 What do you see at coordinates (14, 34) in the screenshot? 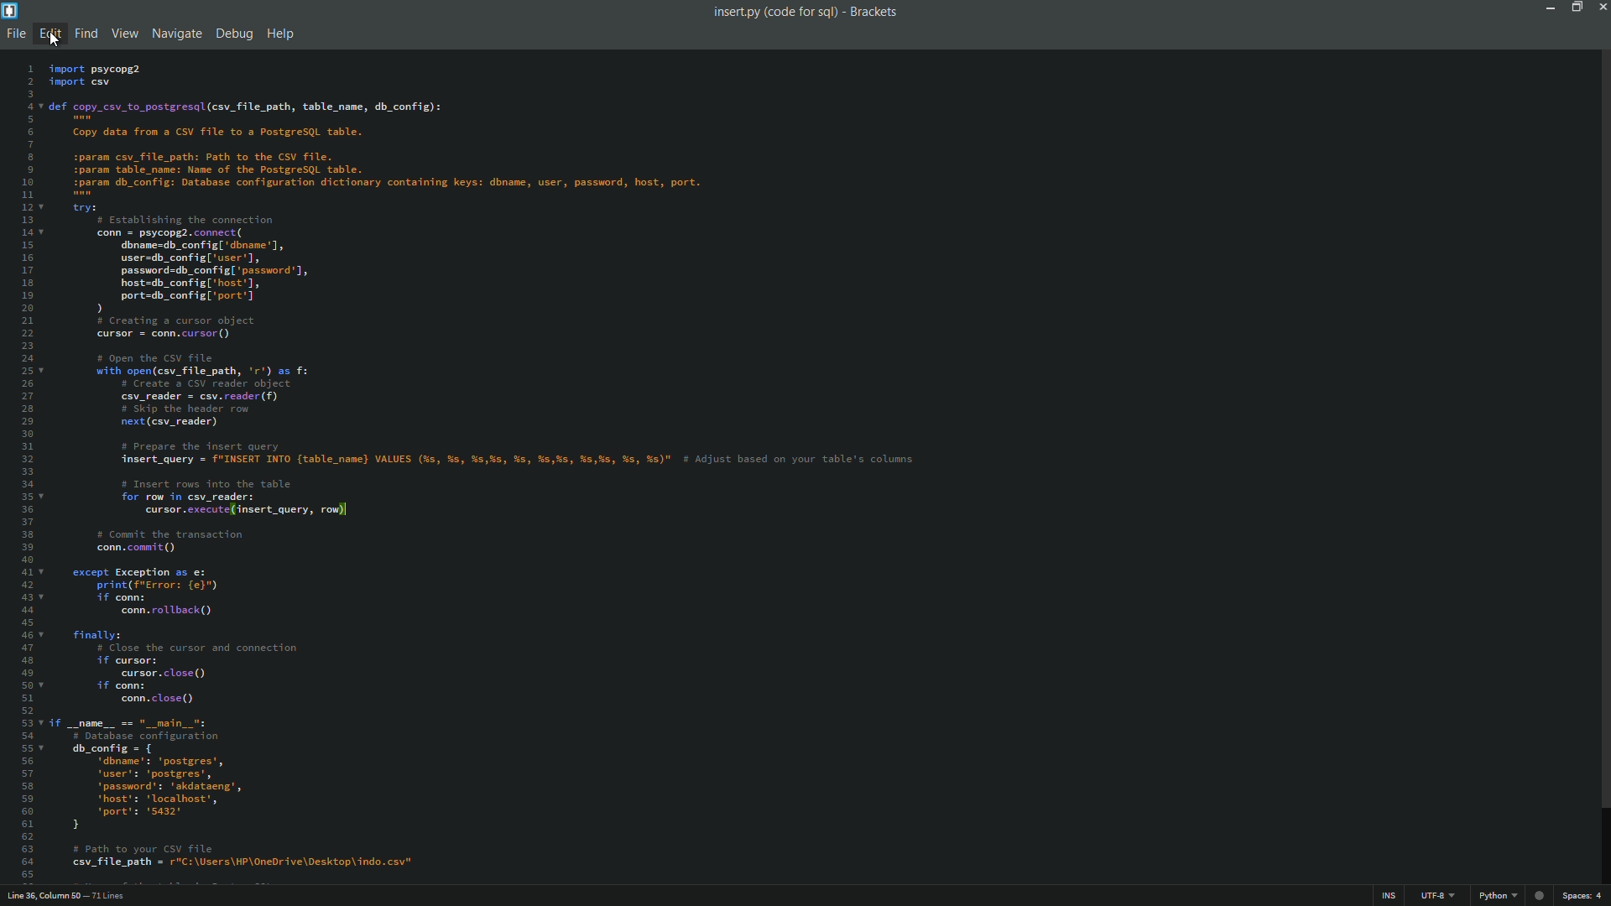
I see `file menu` at bounding box center [14, 34].